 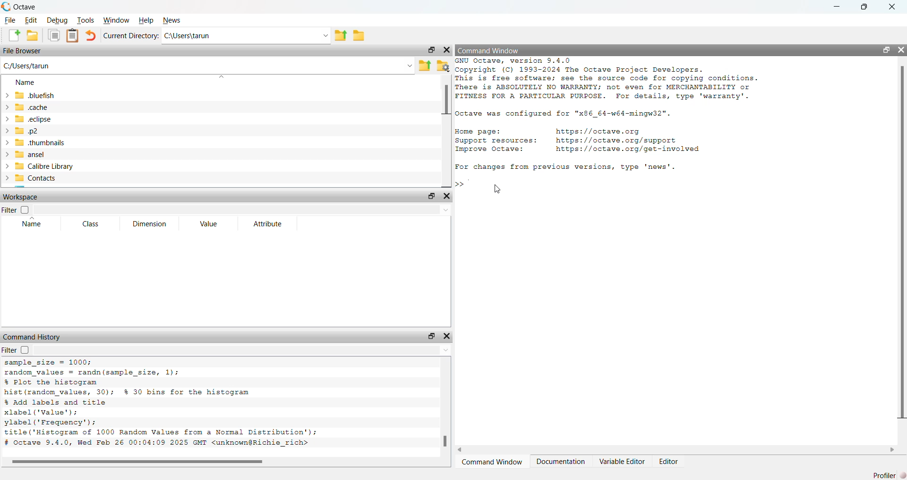 What do you see at coordinates (493, 463) in the screenshot?
I see `Command Window` at bounding box center [493, 463].